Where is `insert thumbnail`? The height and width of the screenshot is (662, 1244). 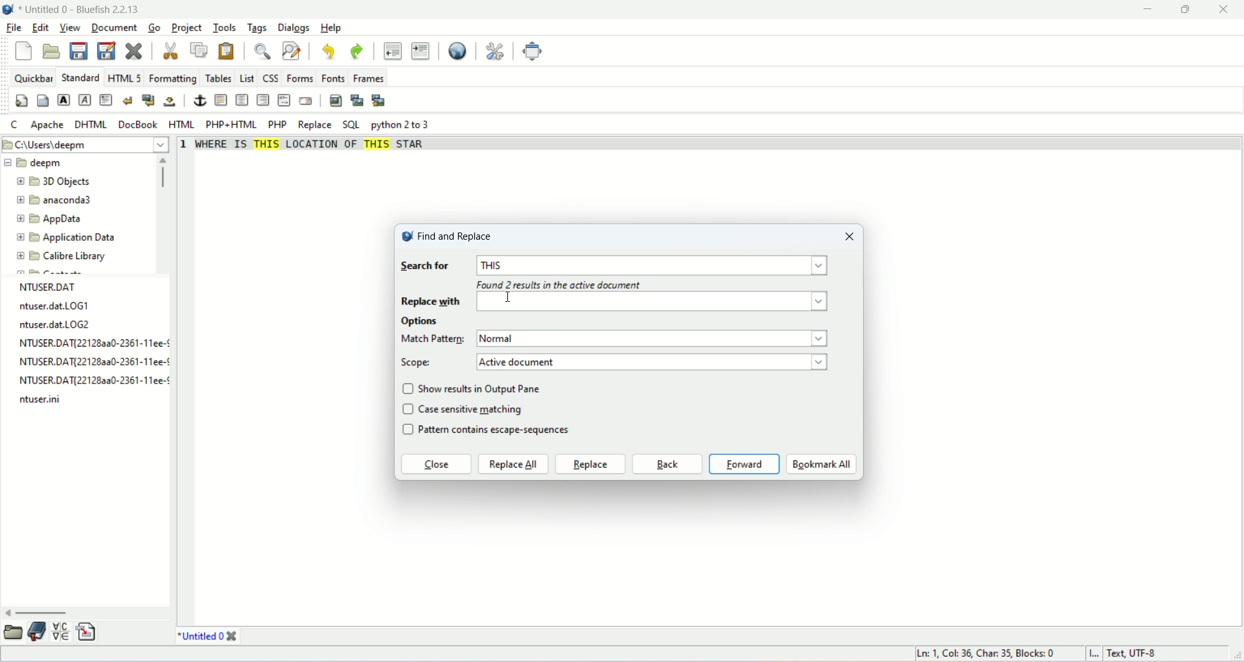 insert thumbnail is located at coordinates (358, 102).